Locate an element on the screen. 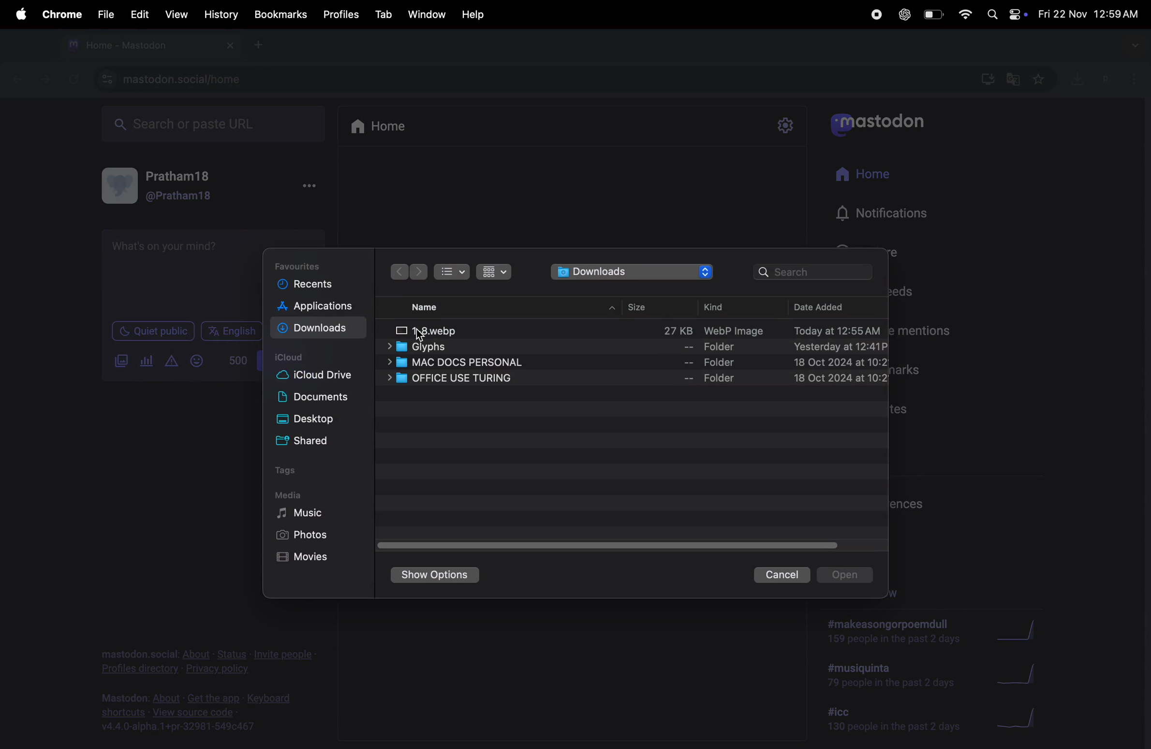  graphs is located at coordinates (1021, 631).